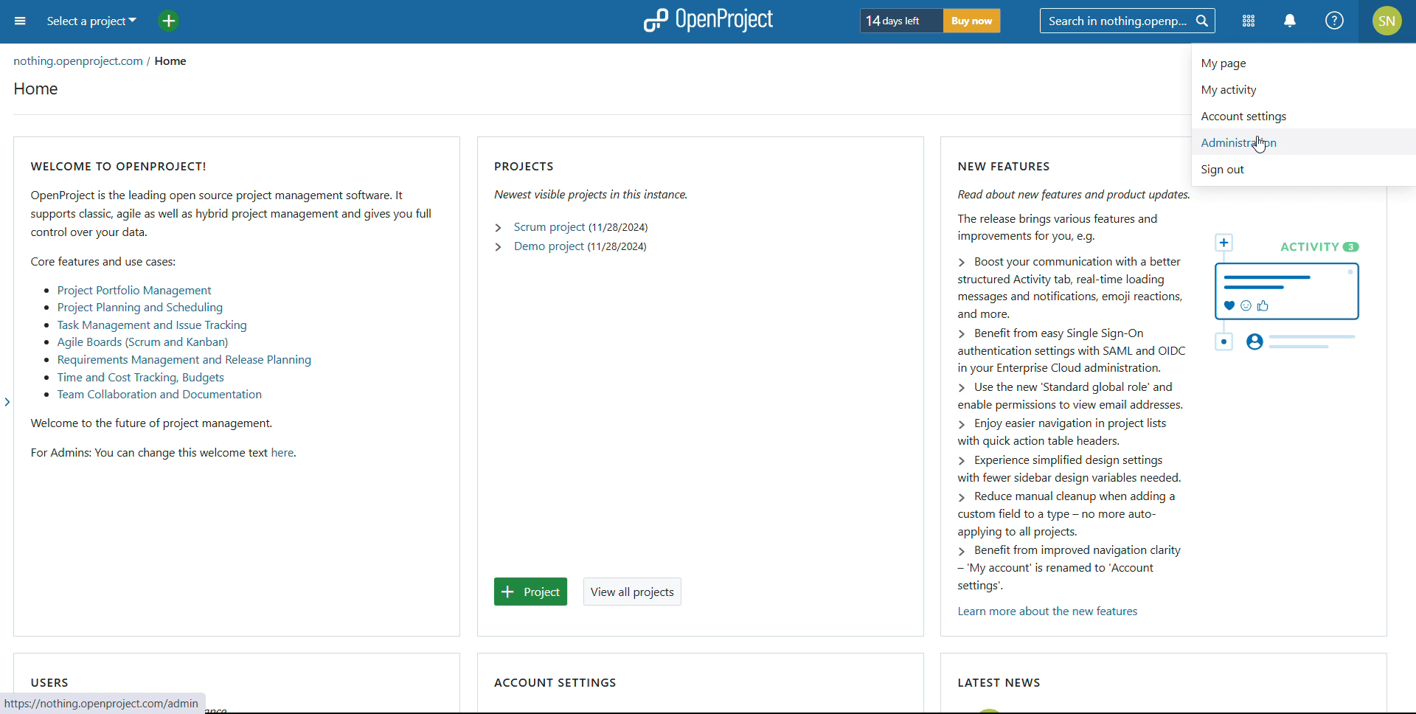 Image resolution: width=1416 pixels, height=714 pixels. What do you see at coordinates (1307, 170) in the screenshot?
I see `sign out` at bounding box center [1307, 170].